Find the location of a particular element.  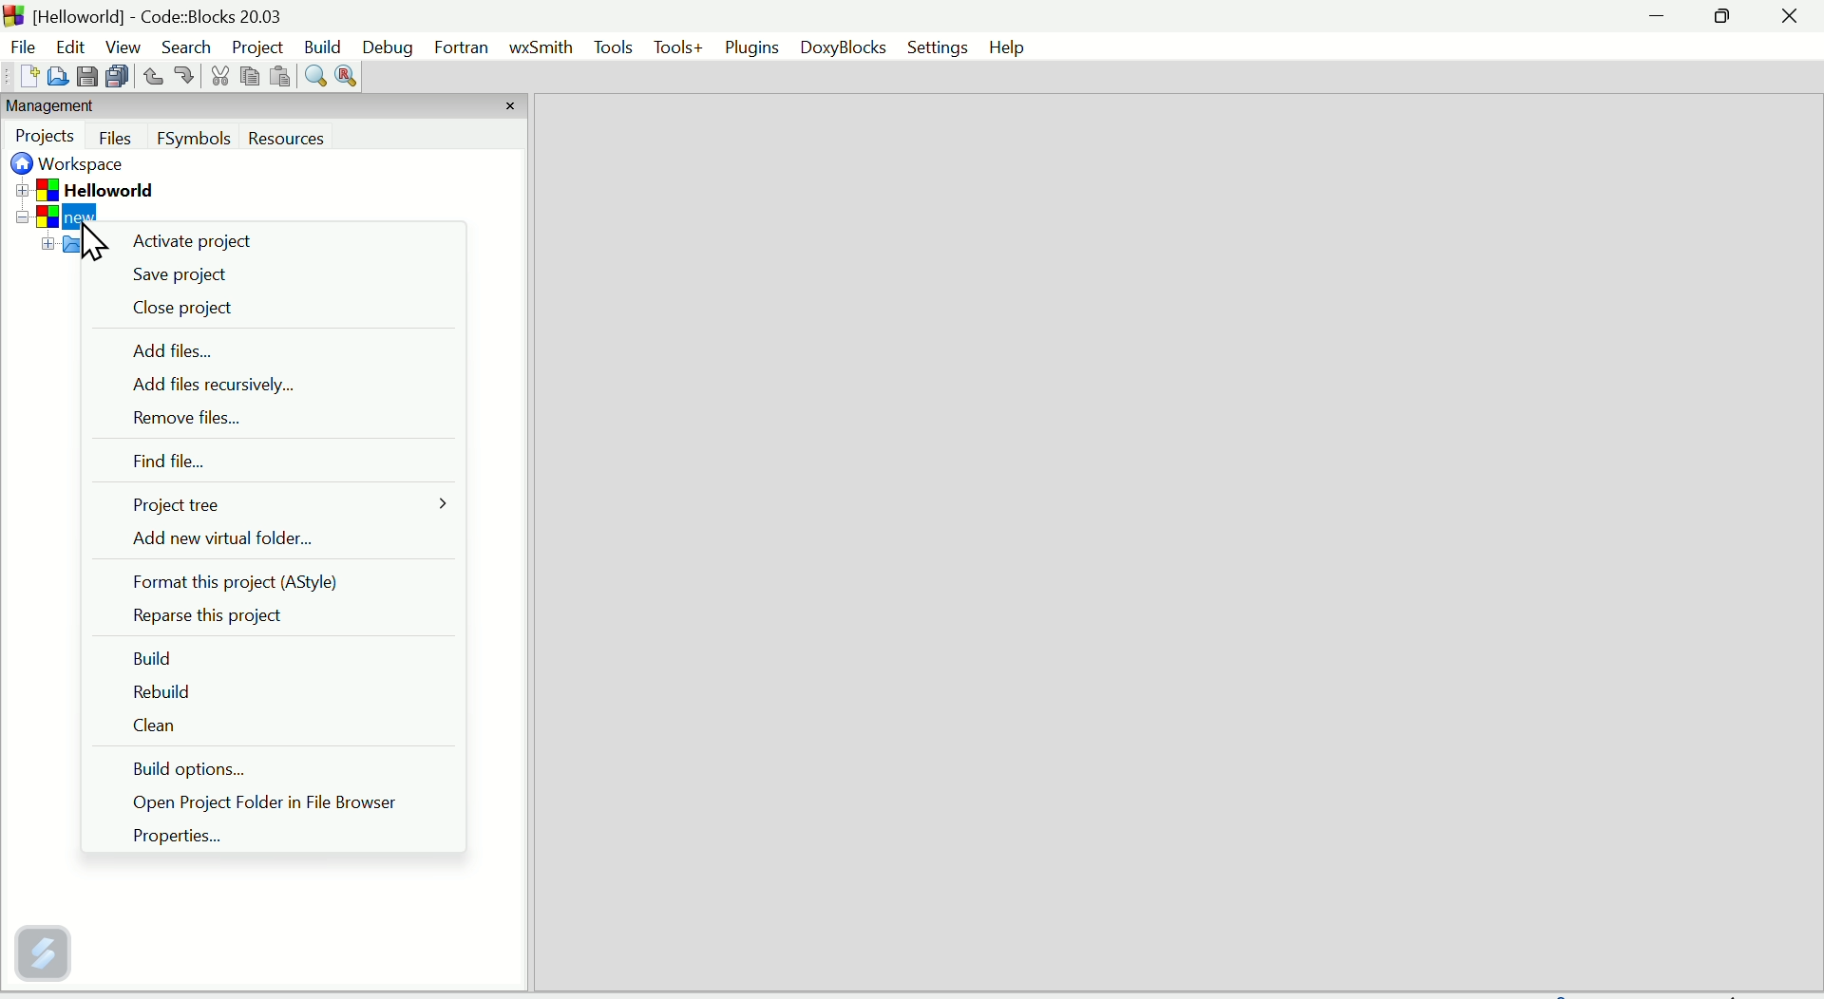

File is located at coordinates (20, 45).